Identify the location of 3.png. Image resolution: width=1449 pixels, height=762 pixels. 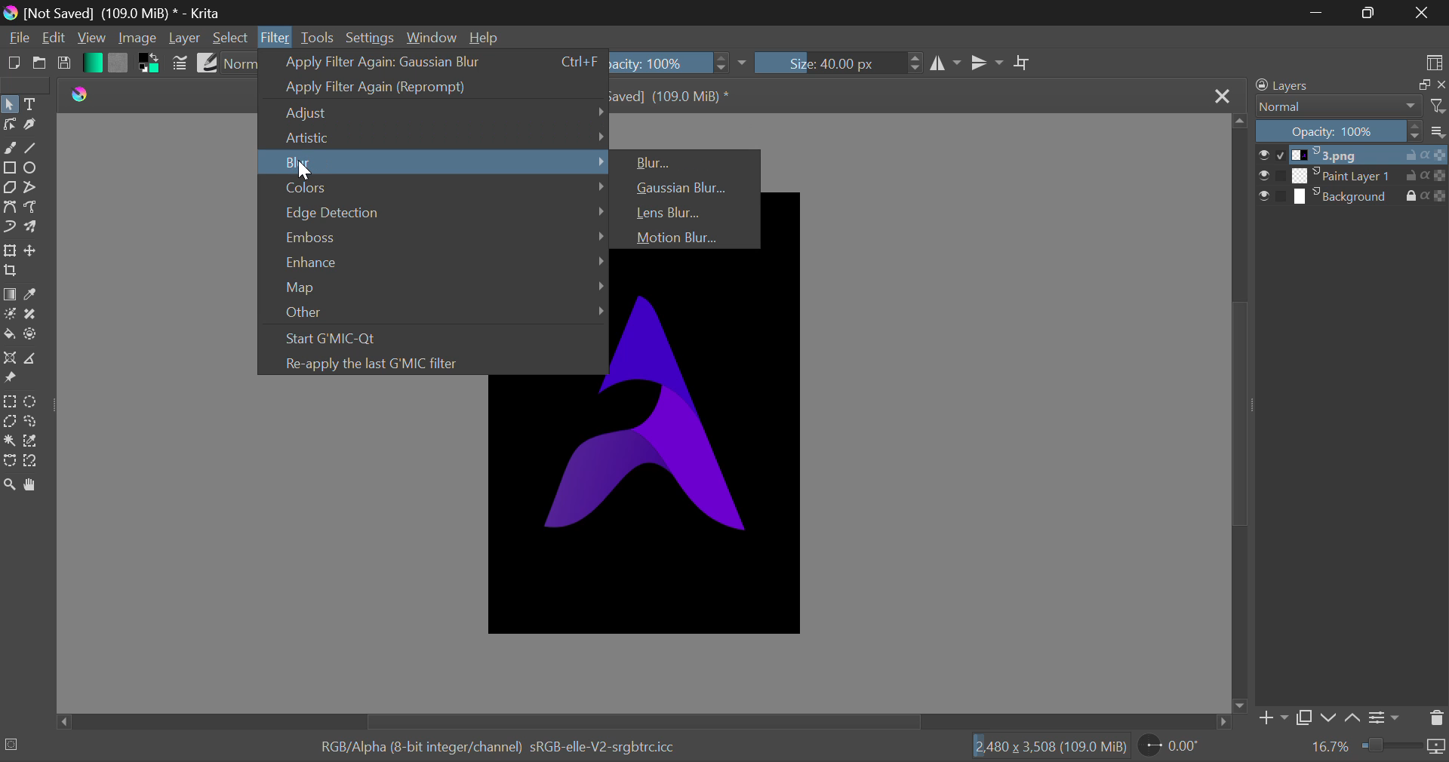
(1353, 155).